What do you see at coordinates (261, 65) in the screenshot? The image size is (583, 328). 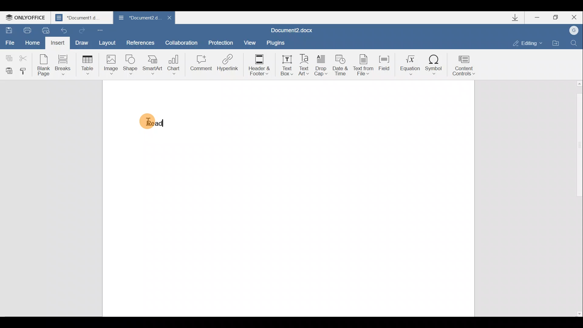 I see `Header & footer` at bounding box center [261, 65].